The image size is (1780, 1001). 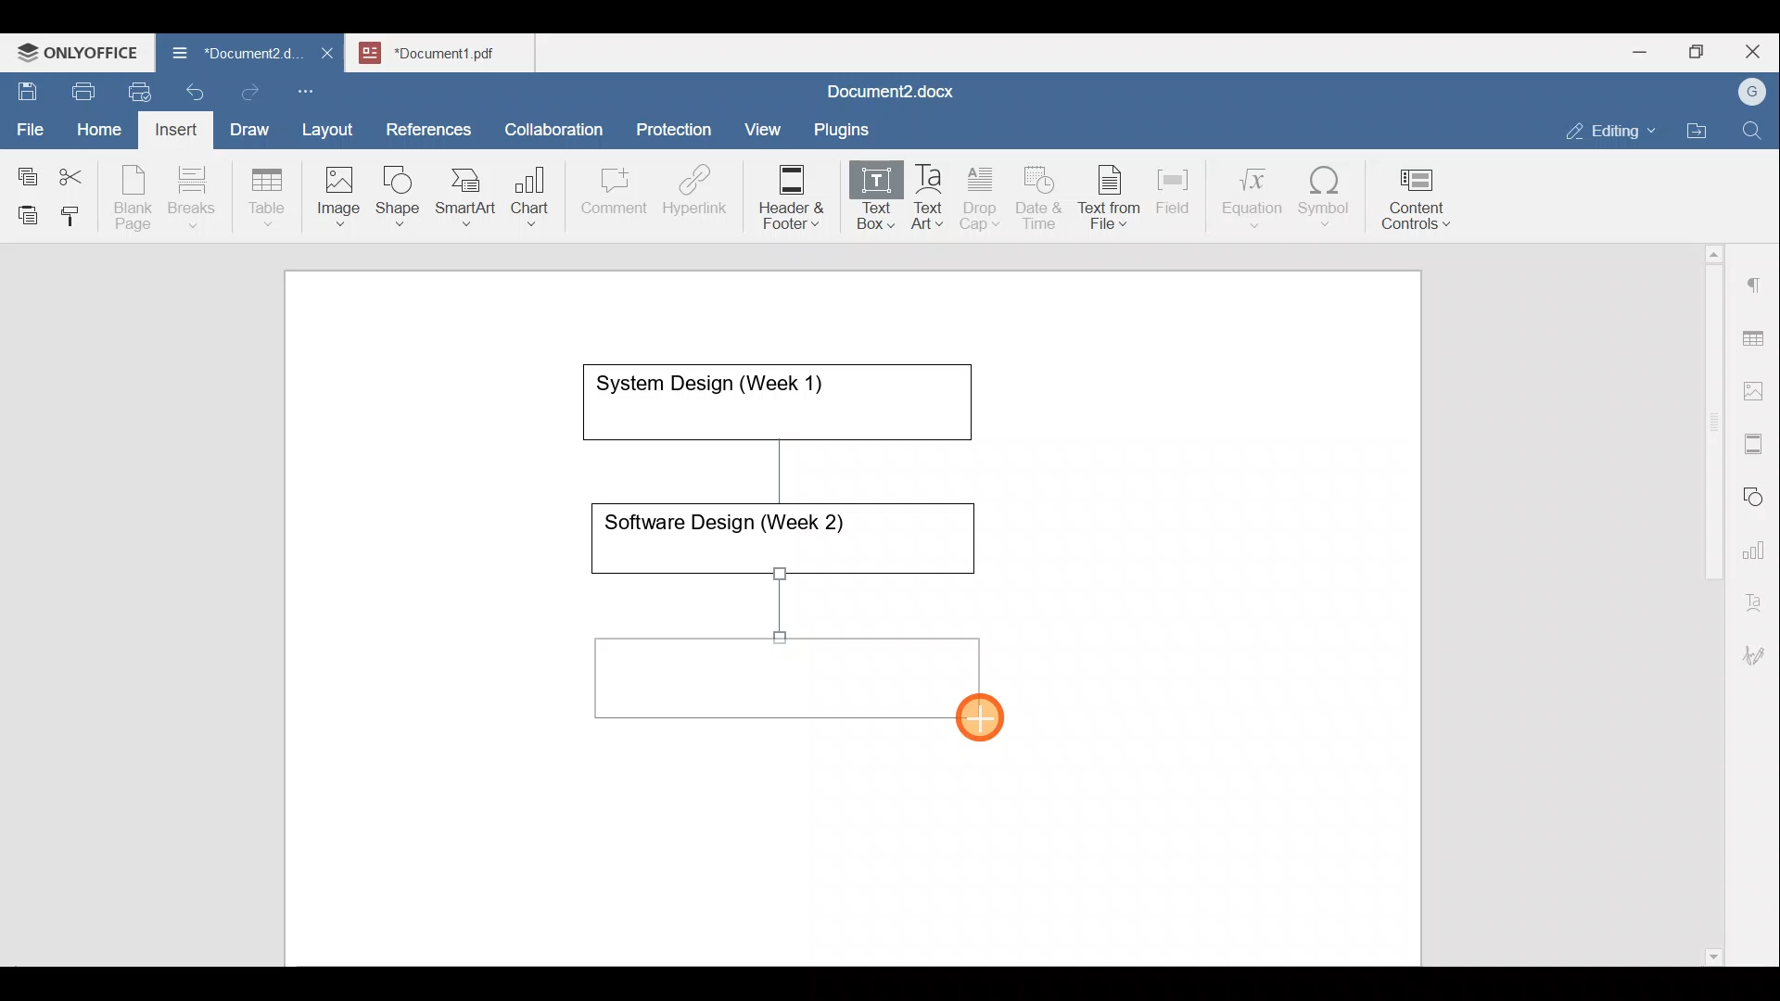 I want to click on ONLYOFFICE, so click(x=79, y=51).